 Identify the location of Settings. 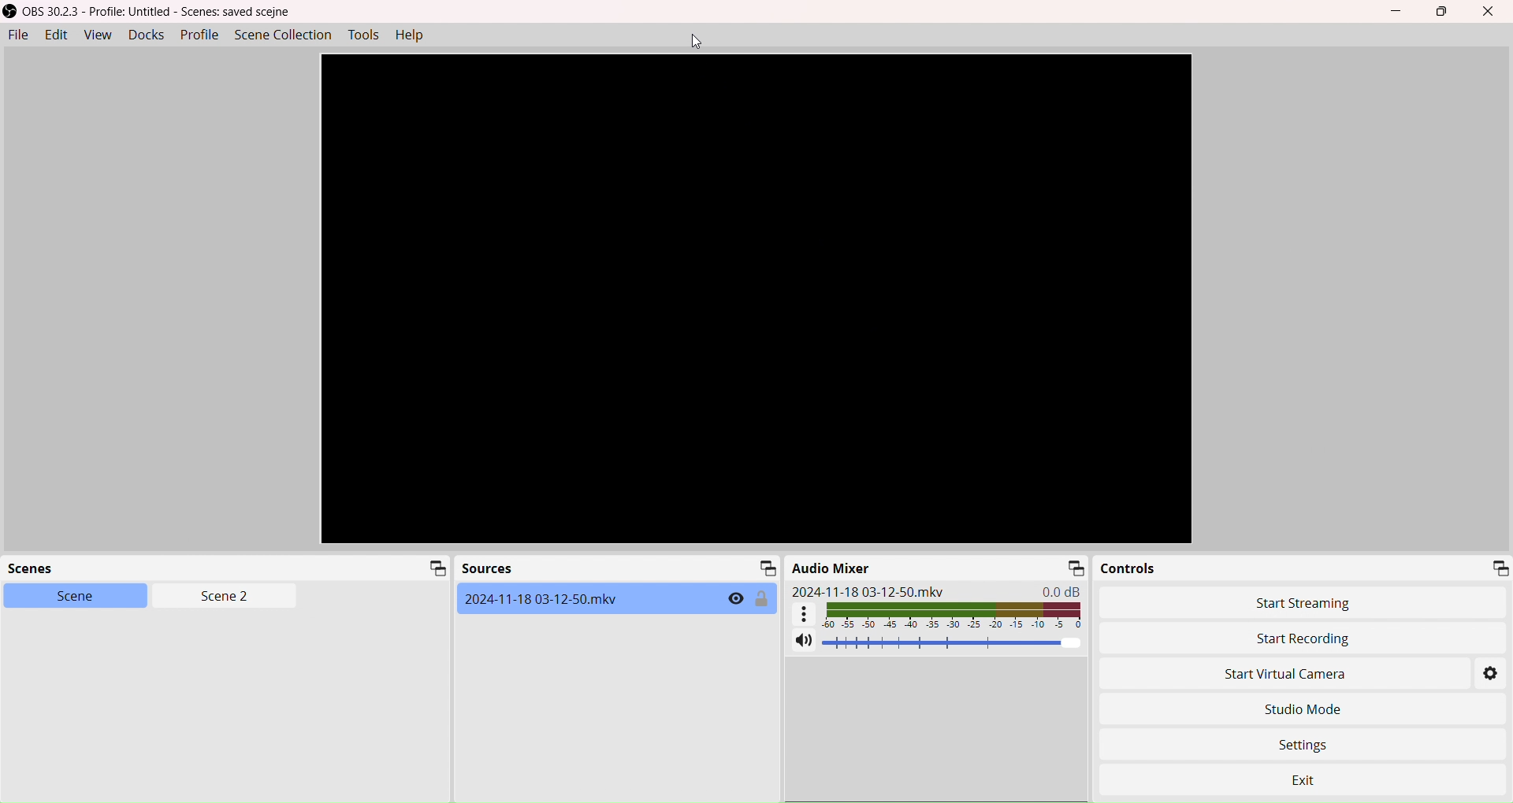
(1313, 742).